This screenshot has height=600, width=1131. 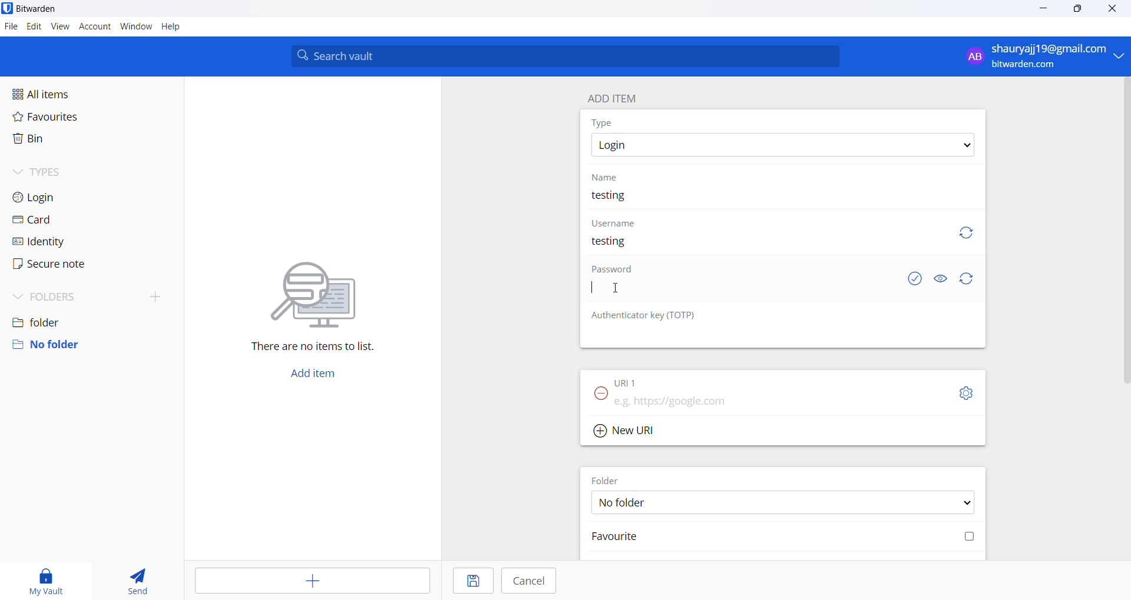 What do you see at coordinates (47, 578) in the screenshot?
I see `my vault` at bounding box center [47, 578].